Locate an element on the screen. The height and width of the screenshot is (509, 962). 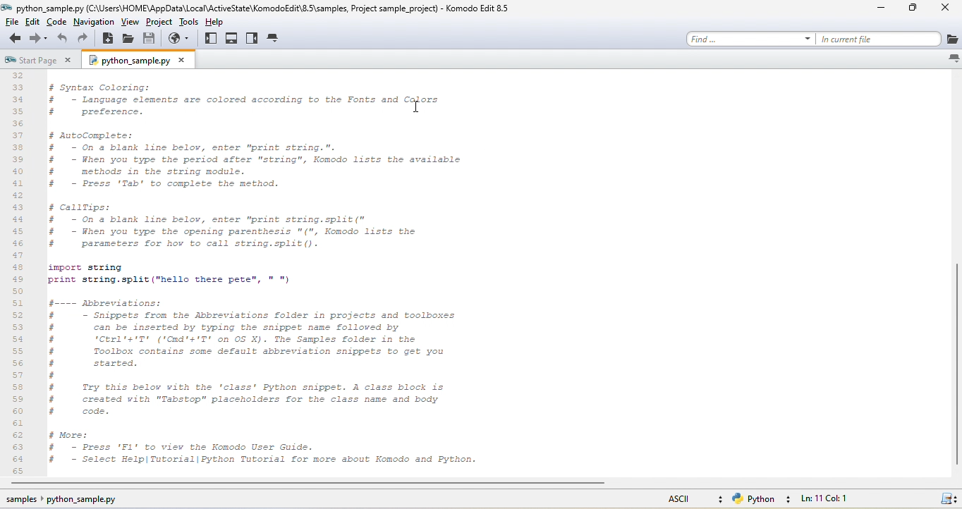
scrolled through file is located at coordinates (468, 271).